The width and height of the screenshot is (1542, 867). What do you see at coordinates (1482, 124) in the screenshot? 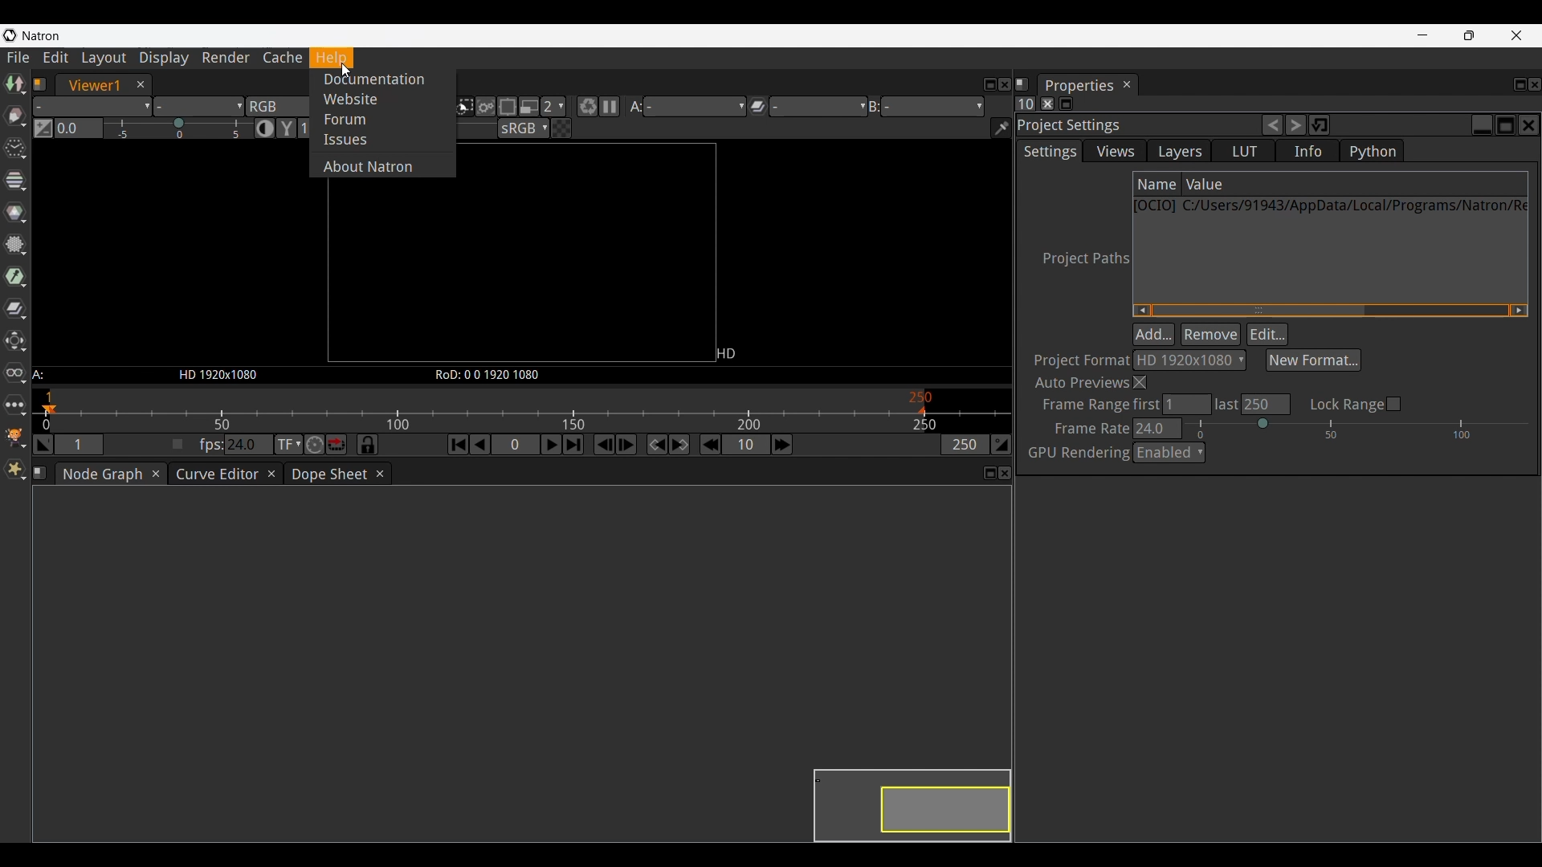
I see `Minimize project settings panel` at bounding box center [1482, 124].